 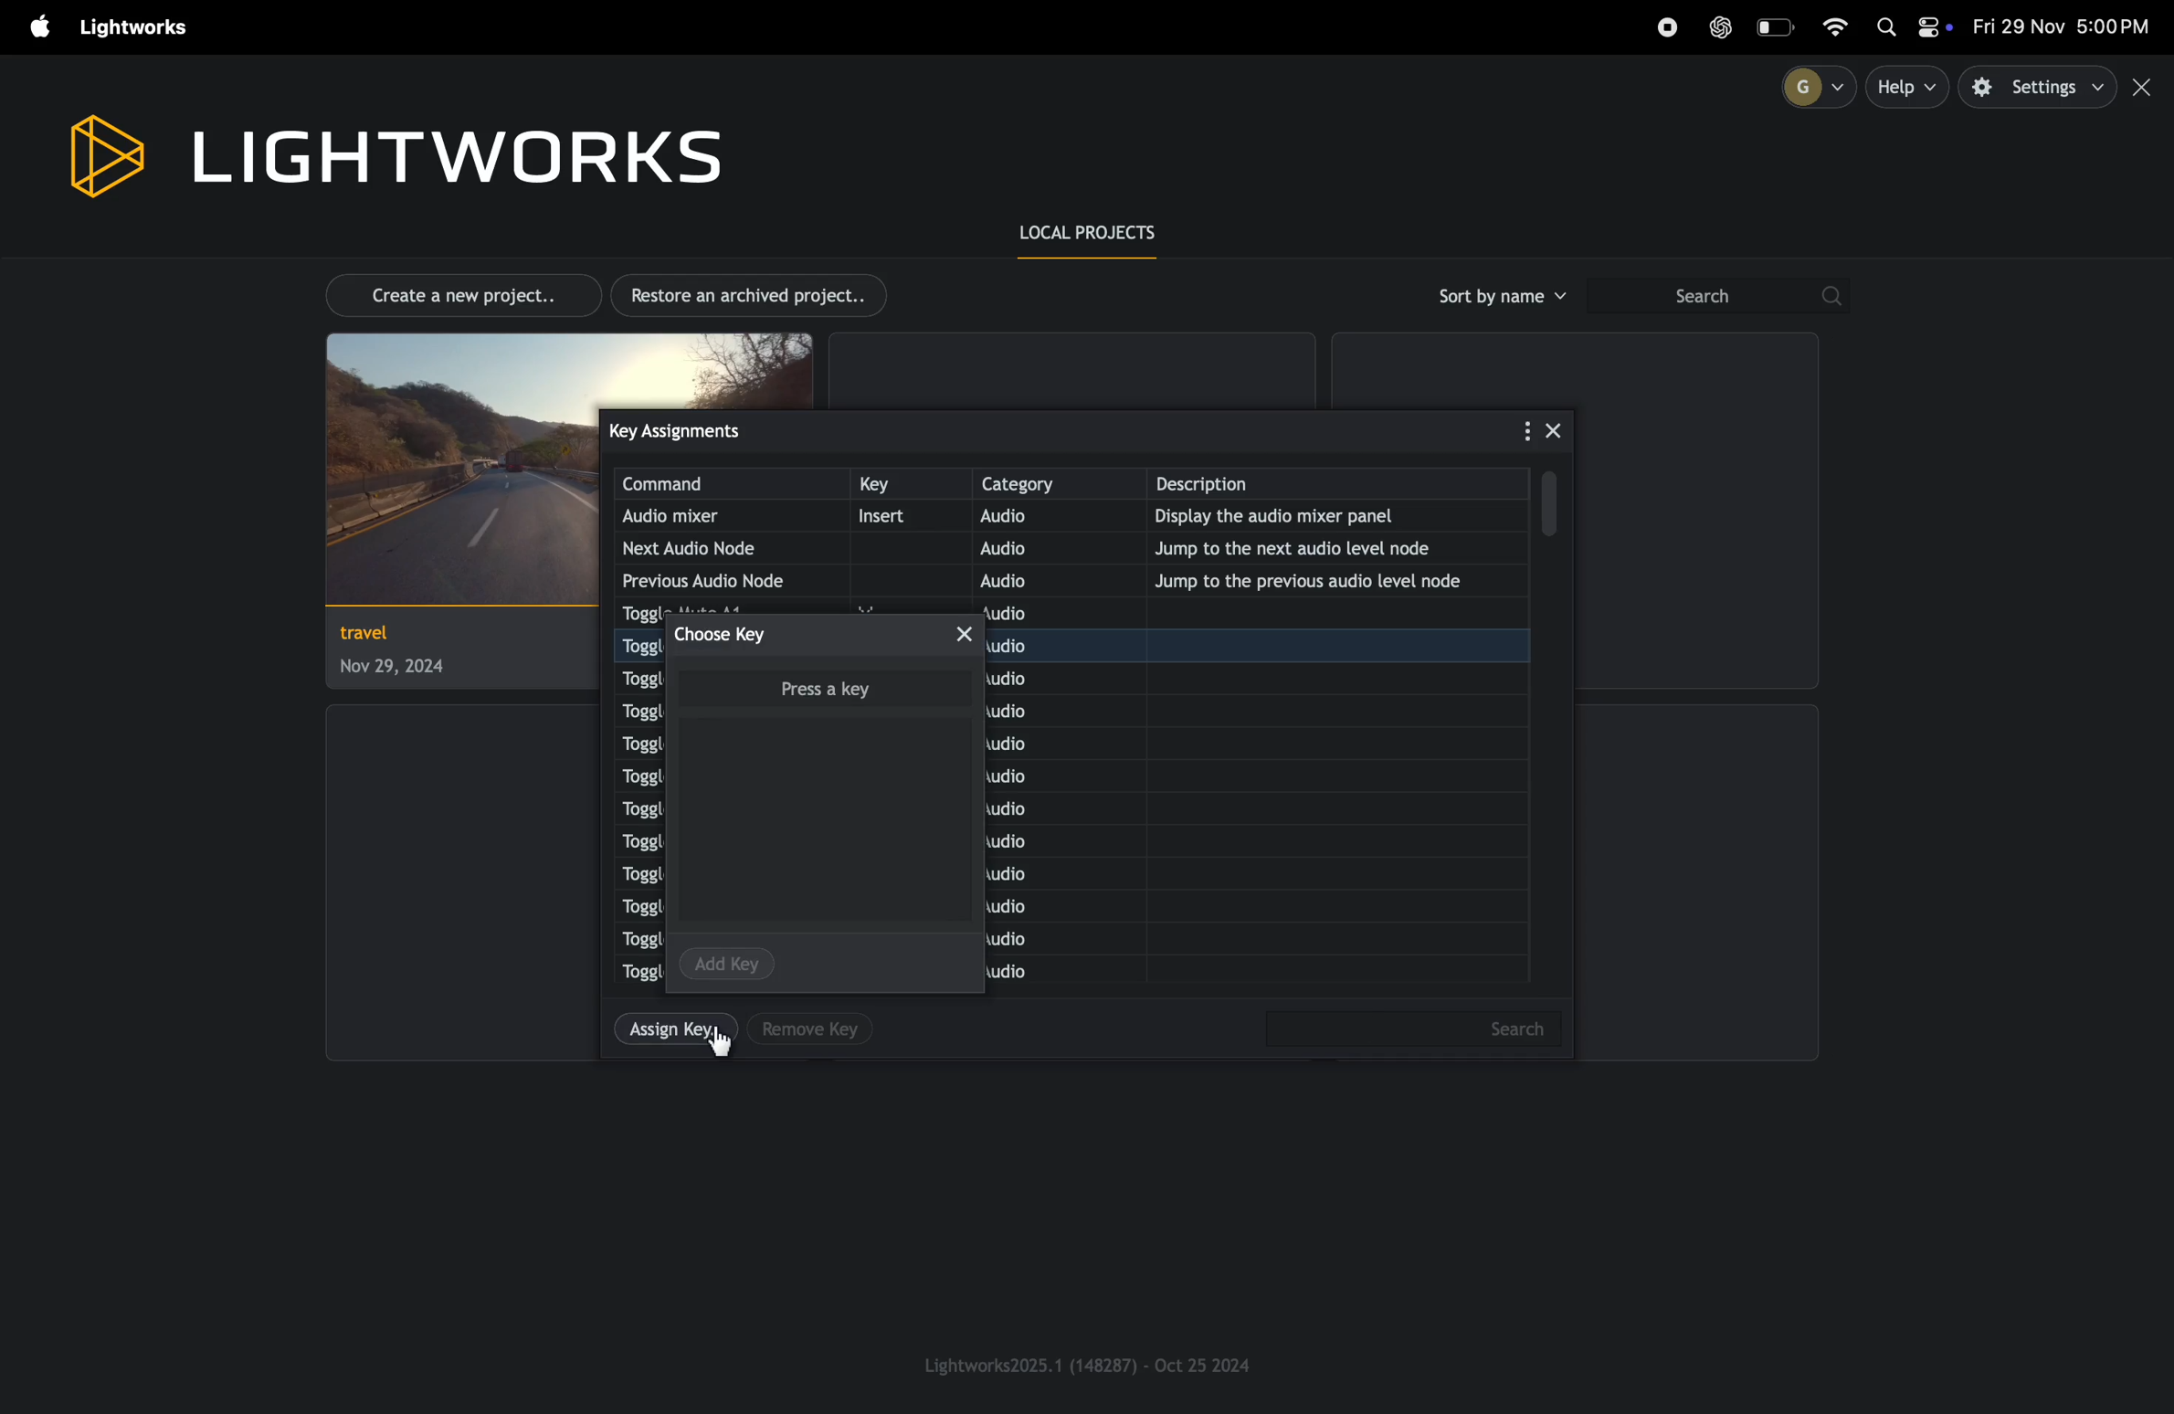 I want to click on options, so click(x=1519, y=429).